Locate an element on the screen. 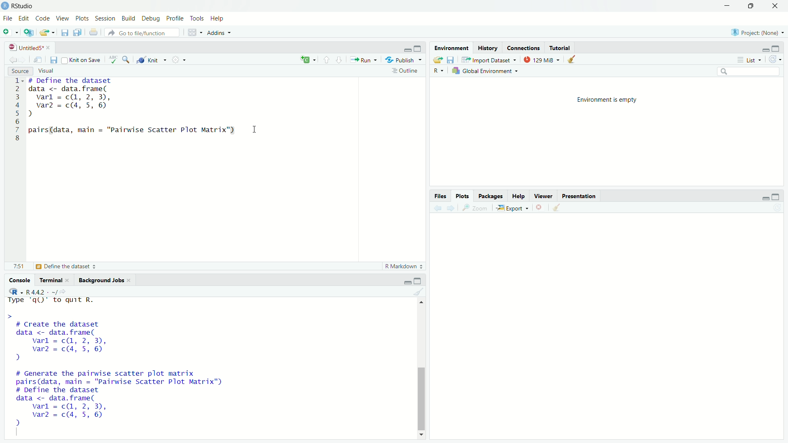 The height and width of the screenshot is (443, 788). Export is located at coordinates (511, 208).